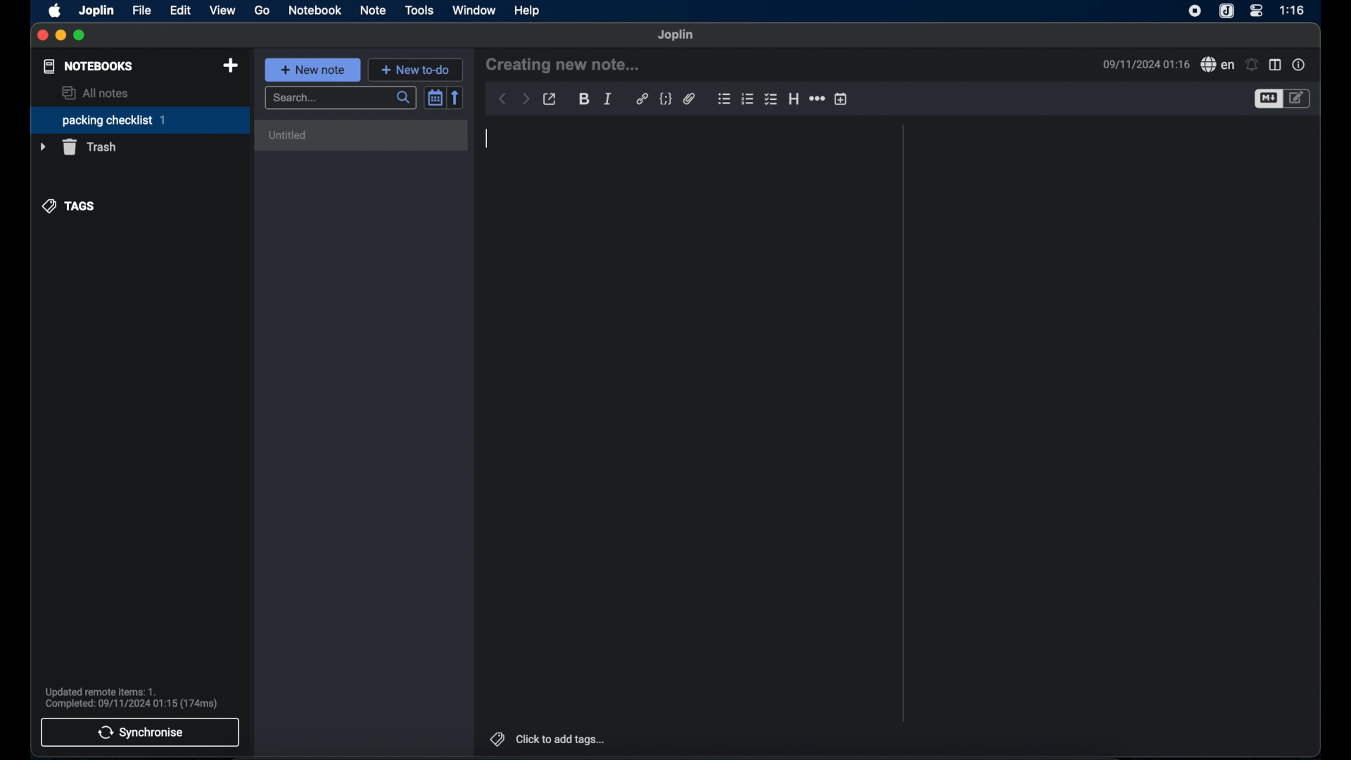 The width and height of the screenshot is (1351, 760). What do you see at coordinates (456, 97) in the screenshot?
I see `reverse sort order` at bounding box center [456, 97].